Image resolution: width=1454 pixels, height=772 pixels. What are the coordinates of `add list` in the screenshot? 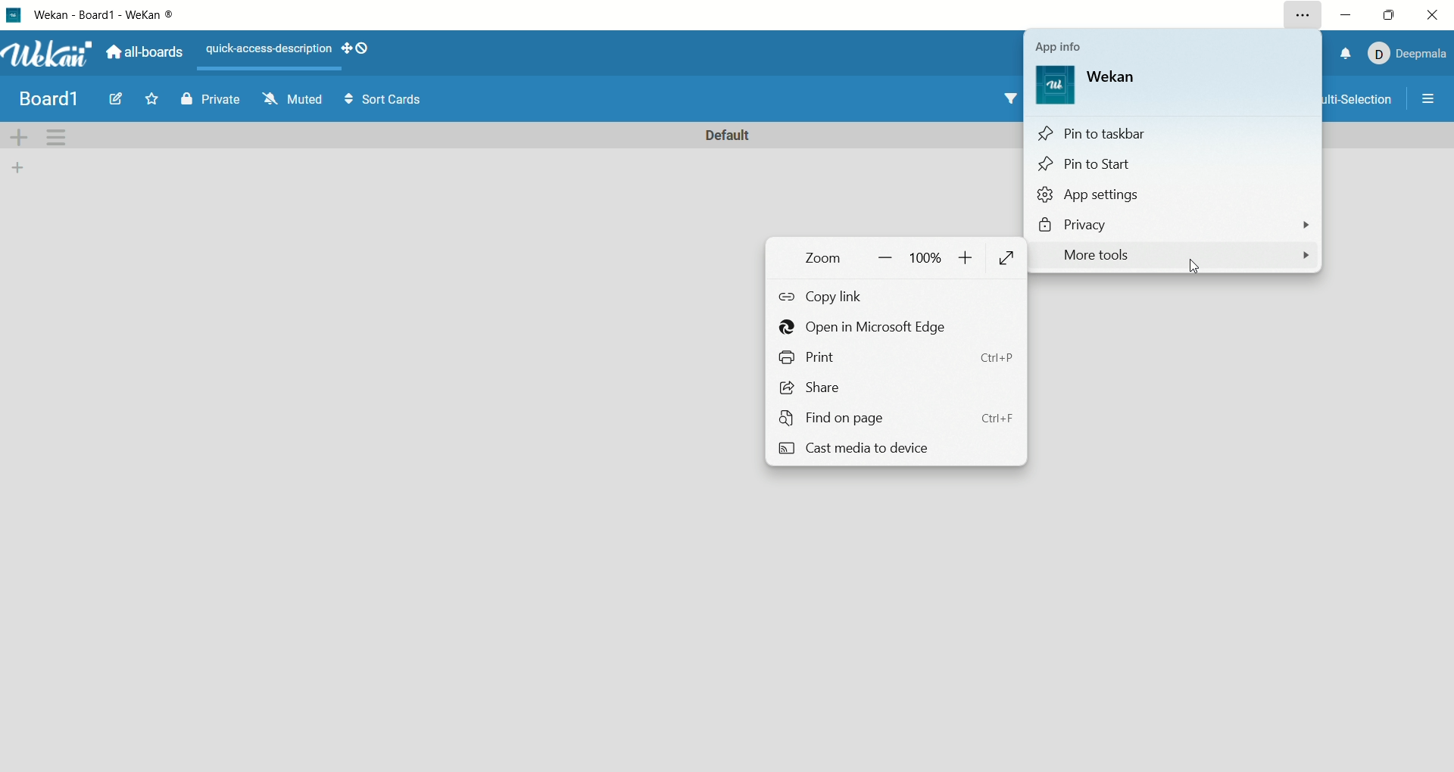 It's located at (24, 168).